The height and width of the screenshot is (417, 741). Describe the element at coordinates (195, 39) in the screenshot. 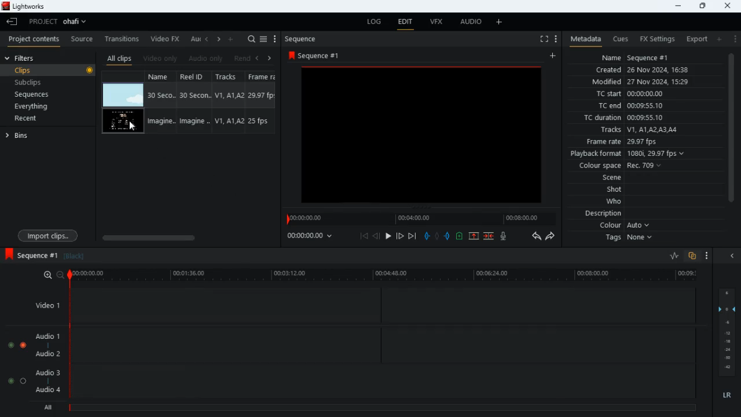

I see `au` at that location.